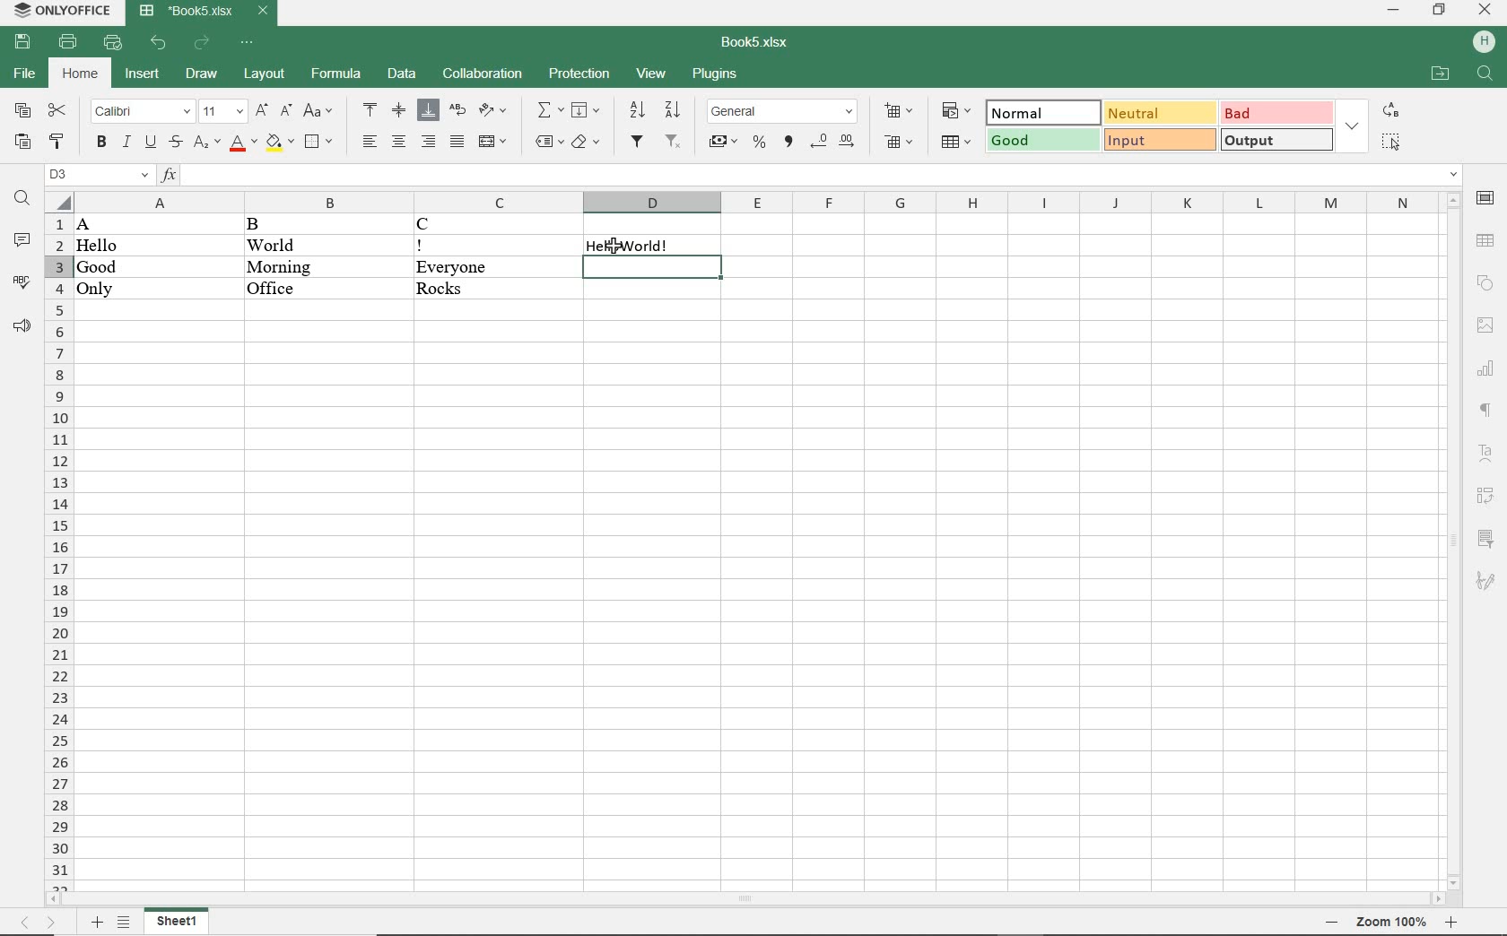 Image resolution: width=1507 pixels, height=936 pixels. Describe the element at coordinates (756, 44) in the screenshot. I see `DOCUMENT NAME` at that location.